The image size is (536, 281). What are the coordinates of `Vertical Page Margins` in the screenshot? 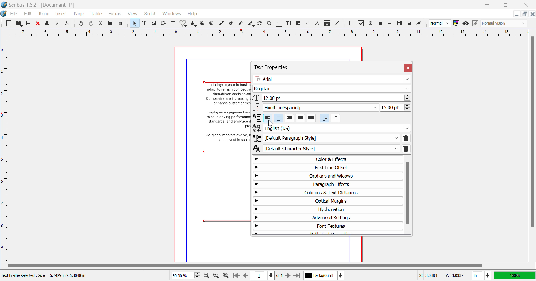 It's located at (267, 32).